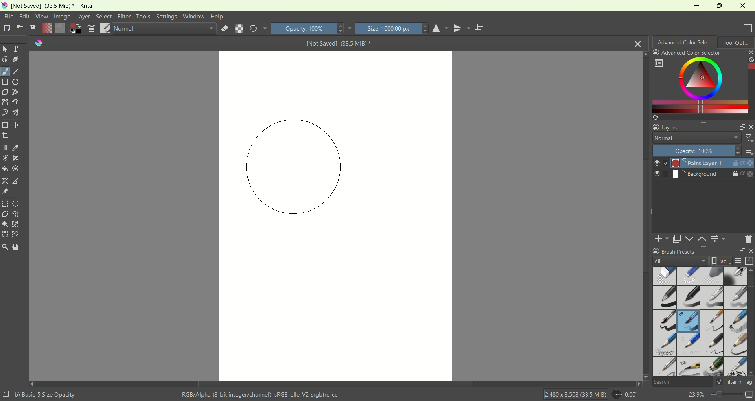 The width and height of the screenshot is (755, 401). I want to click on float docker, so click(740, 251).